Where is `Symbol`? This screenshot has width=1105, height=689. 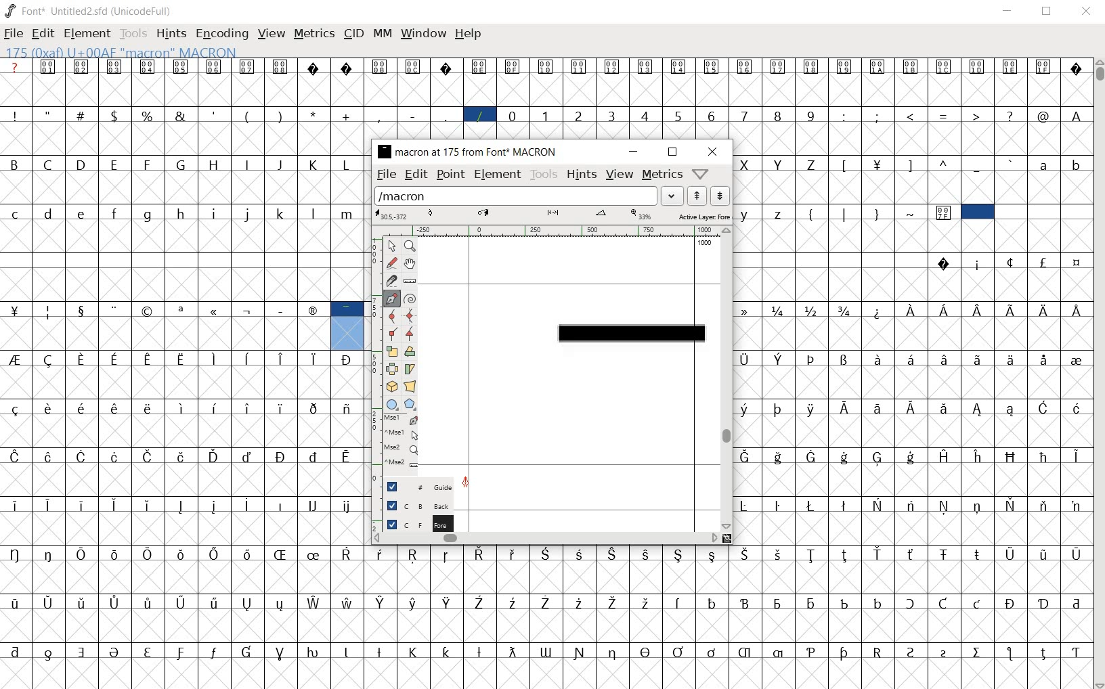
Symbol is located at coordinates (1010, 360).